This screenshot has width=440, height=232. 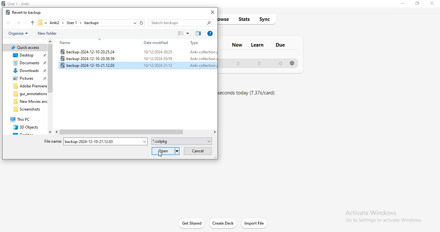 What do you see at coordinates (51, 87) in the screenshot?
I see `scroll bar` at bounding box center [51, 87].